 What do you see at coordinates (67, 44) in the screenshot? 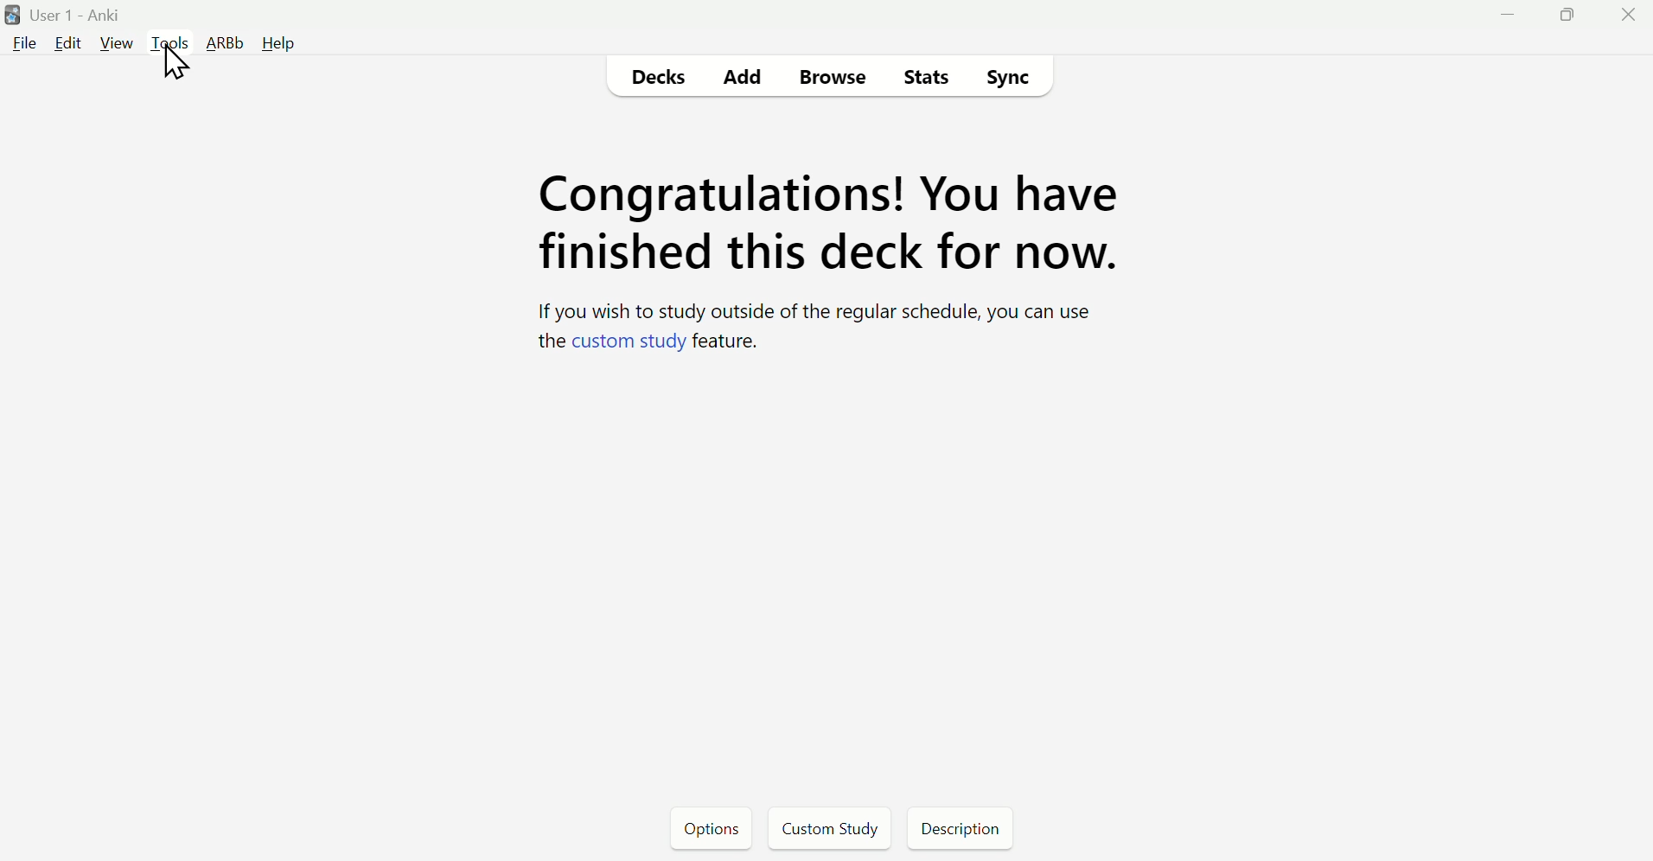
I see `Edit` at bounding box center [67, 44].